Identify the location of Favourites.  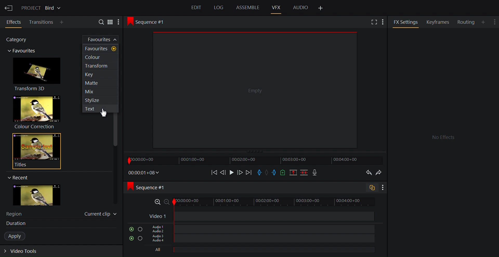
(100, 49).